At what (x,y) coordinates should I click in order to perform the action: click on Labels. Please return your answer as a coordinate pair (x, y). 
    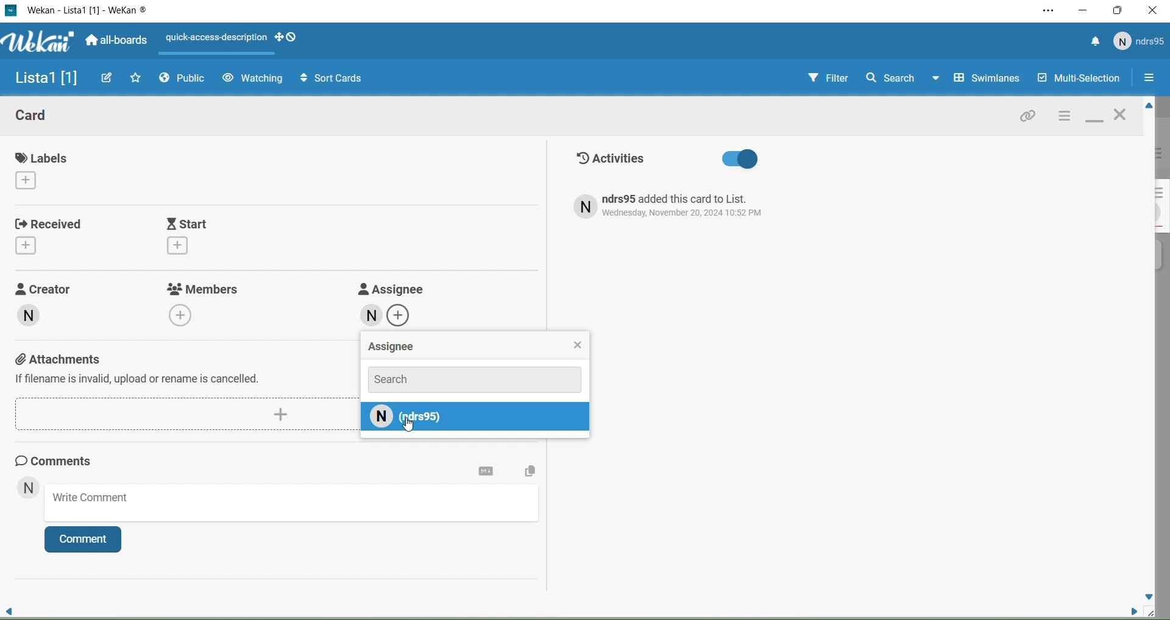
    Looking at the image, I should click on (46, 169).